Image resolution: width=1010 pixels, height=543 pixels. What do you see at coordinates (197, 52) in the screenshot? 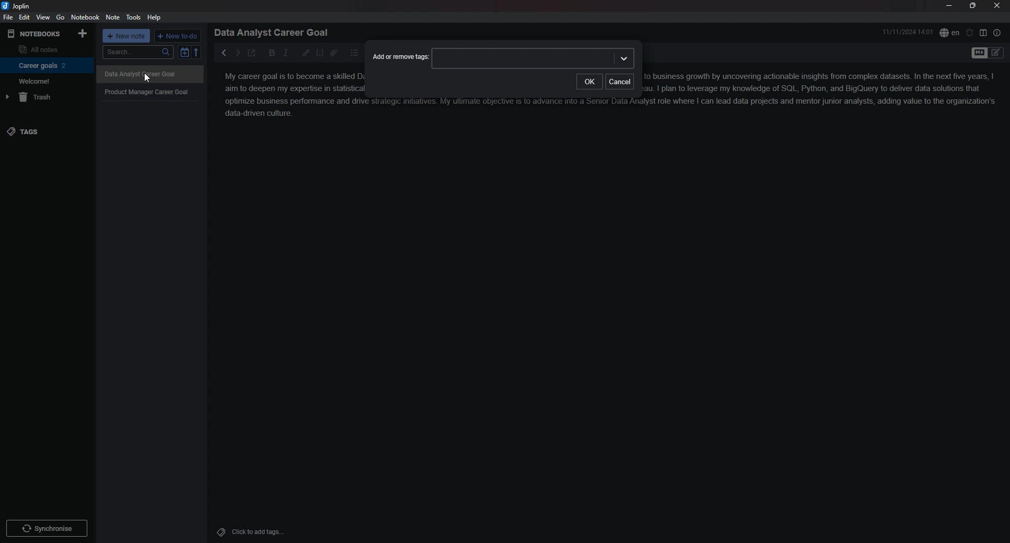
I see `reverse sort order` at bounding box center [197, 52].